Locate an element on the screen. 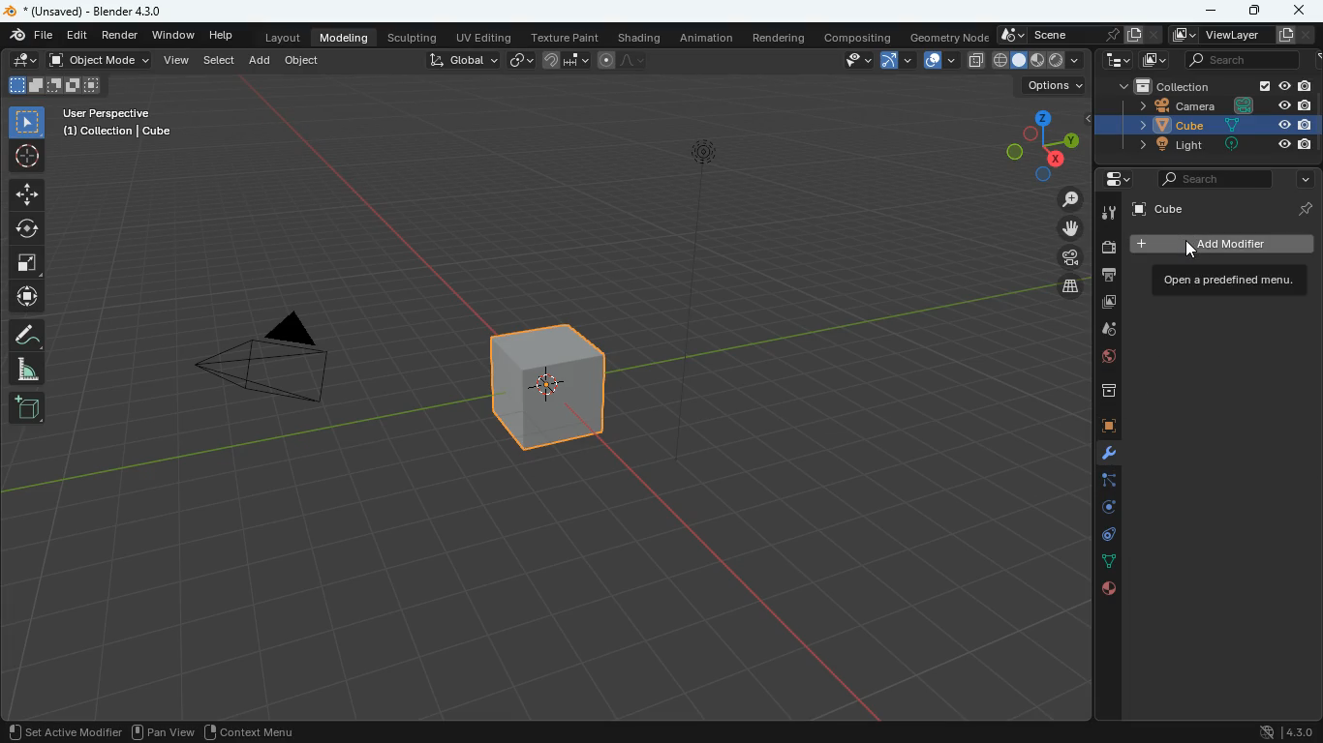 The height and width of the screenshot is (743, 1323). collection is located at coordinates (1161, 84).